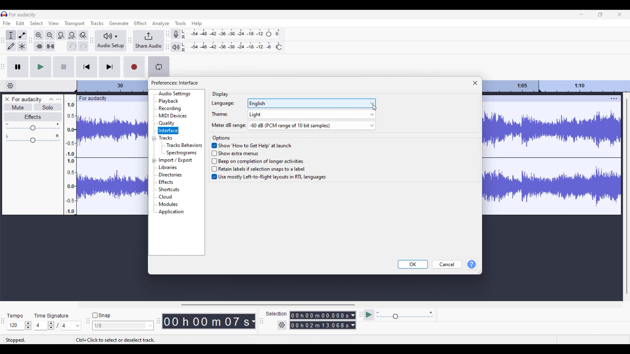 The height and width of the screenshot is (354, 630). Describe the element at coordinates (11, 46) in the screenshot. I see `Draw tool` at that location.